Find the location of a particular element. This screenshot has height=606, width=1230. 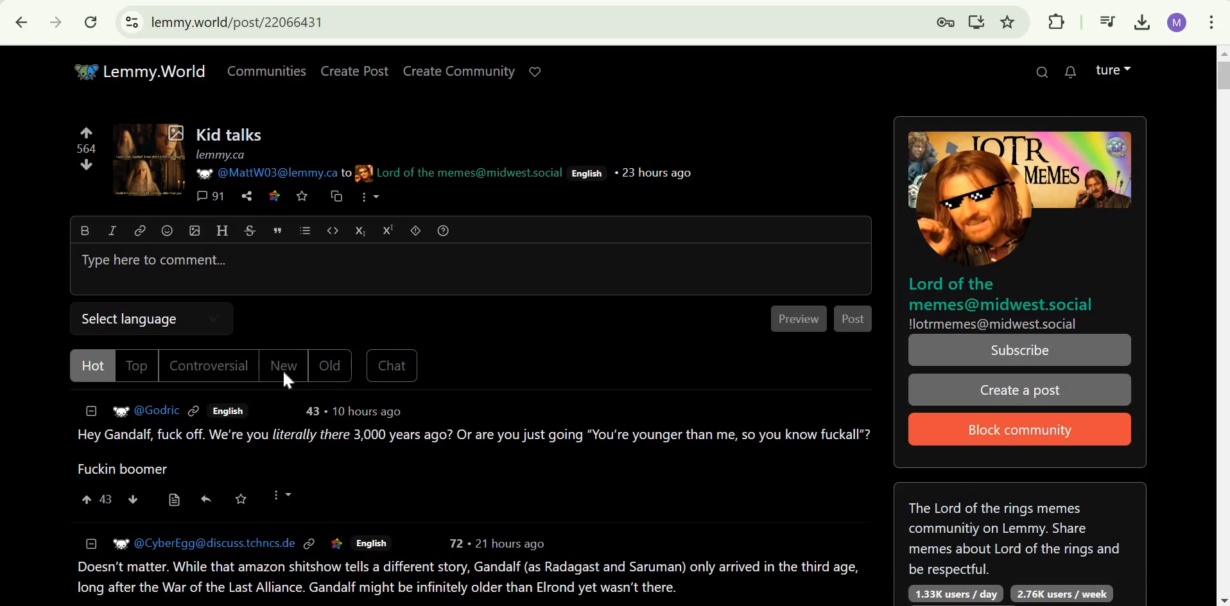

link is located at coordinates (310, 543).